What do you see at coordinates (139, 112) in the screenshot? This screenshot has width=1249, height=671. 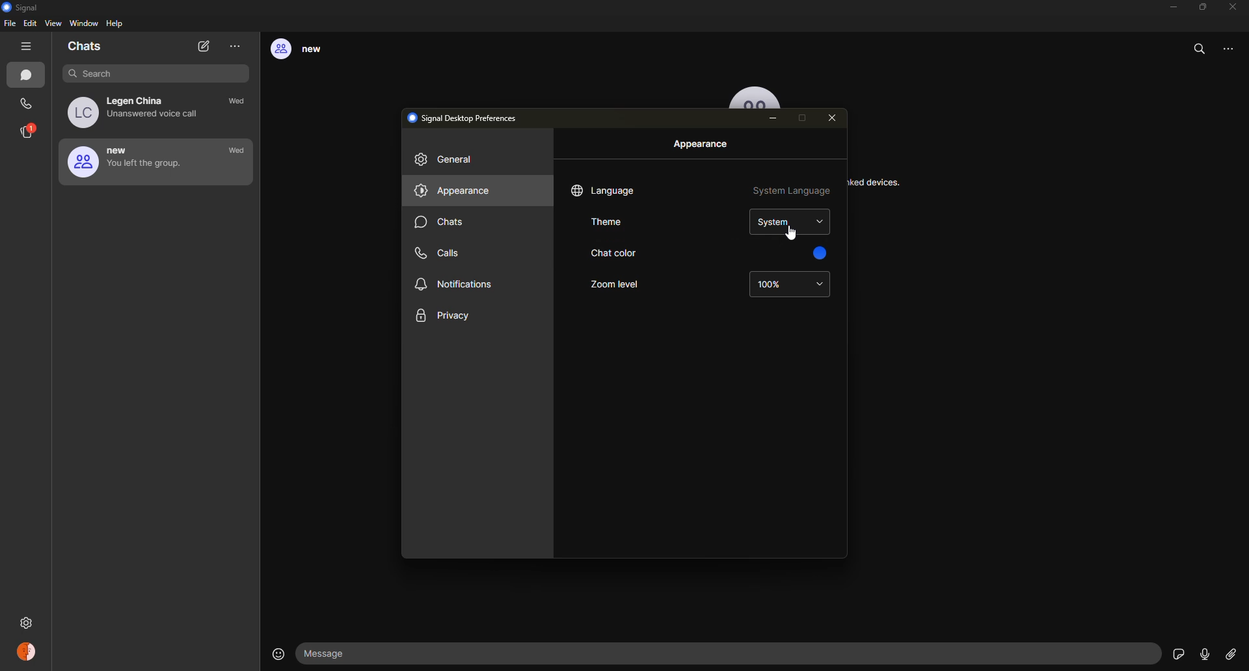 I see `Legen China` at bounding box center [139, 112].